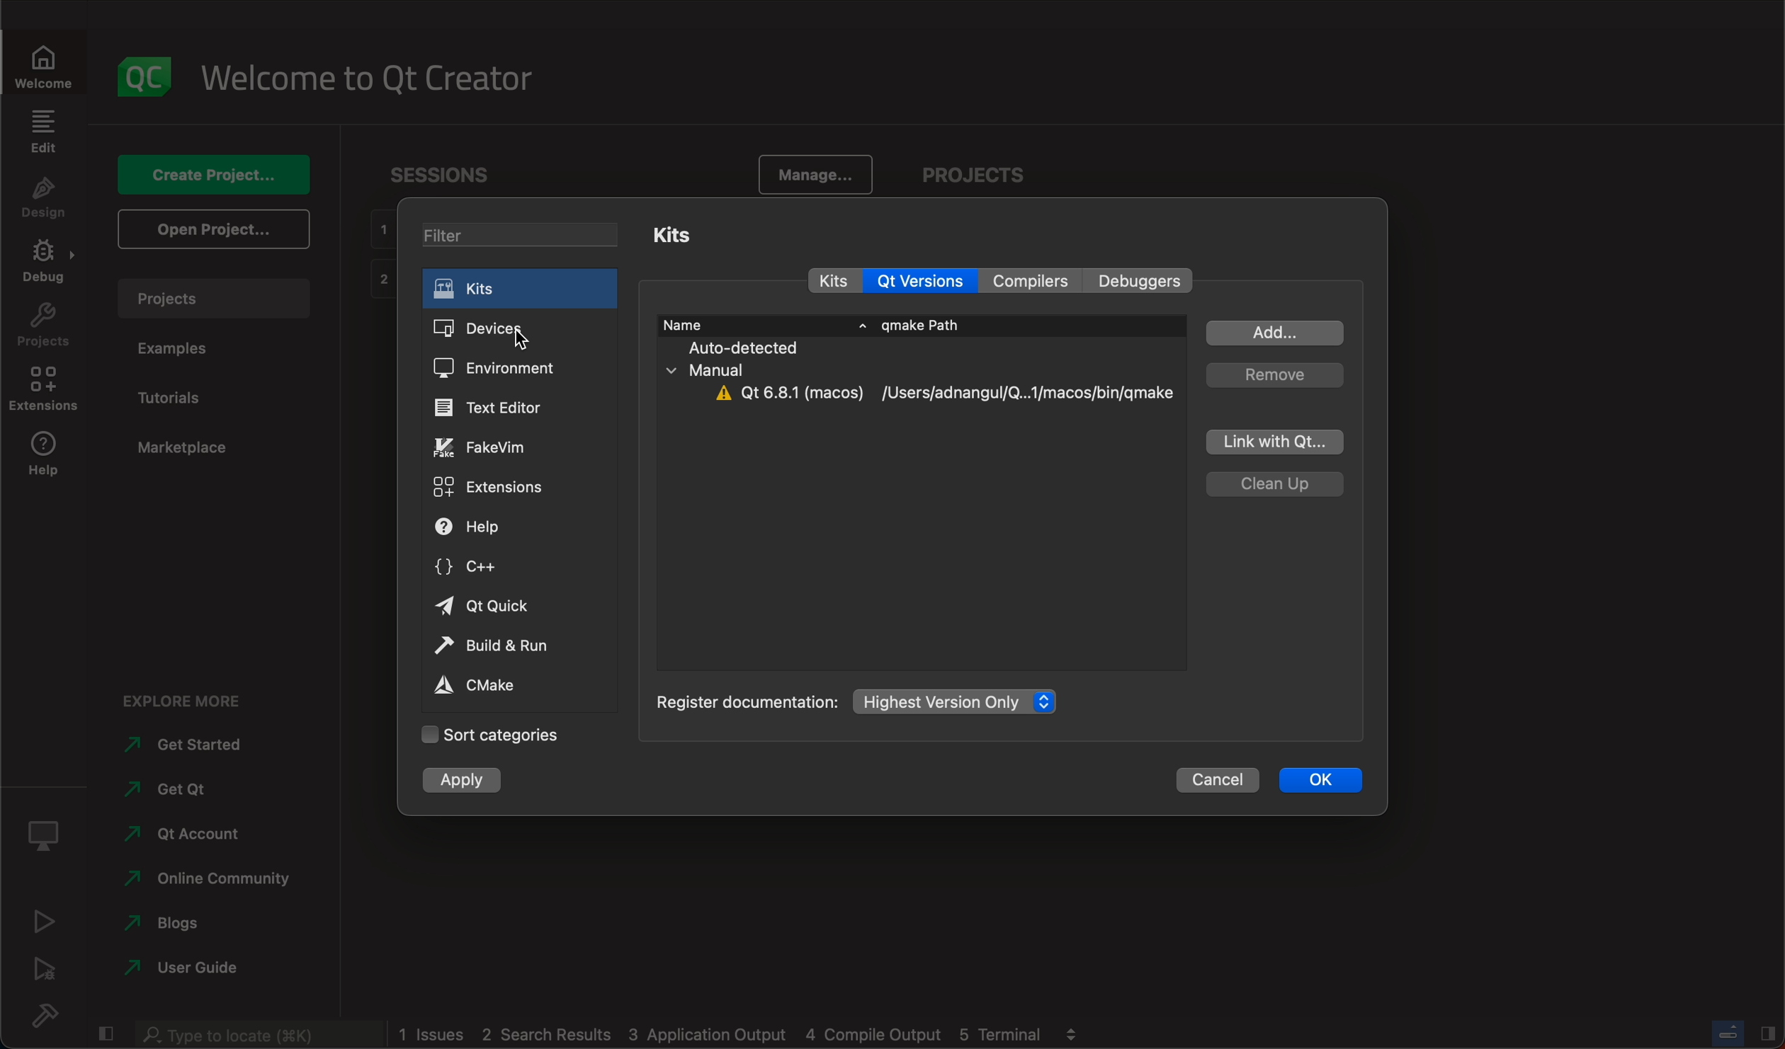 The image size is (1785, 1049). What do you see at coordinates (1274, 485) in the screenshot?
I see `clean up` at bounding box center [1274, 485].